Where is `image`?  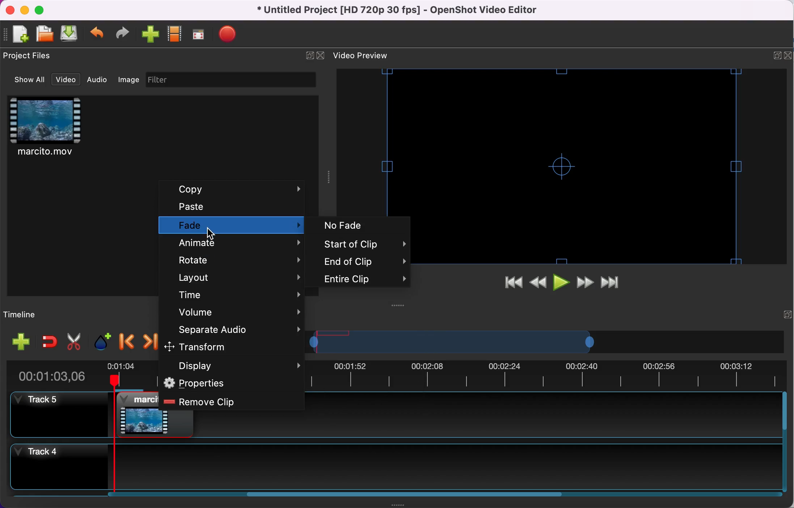
image is located at coordinates (126, 79).